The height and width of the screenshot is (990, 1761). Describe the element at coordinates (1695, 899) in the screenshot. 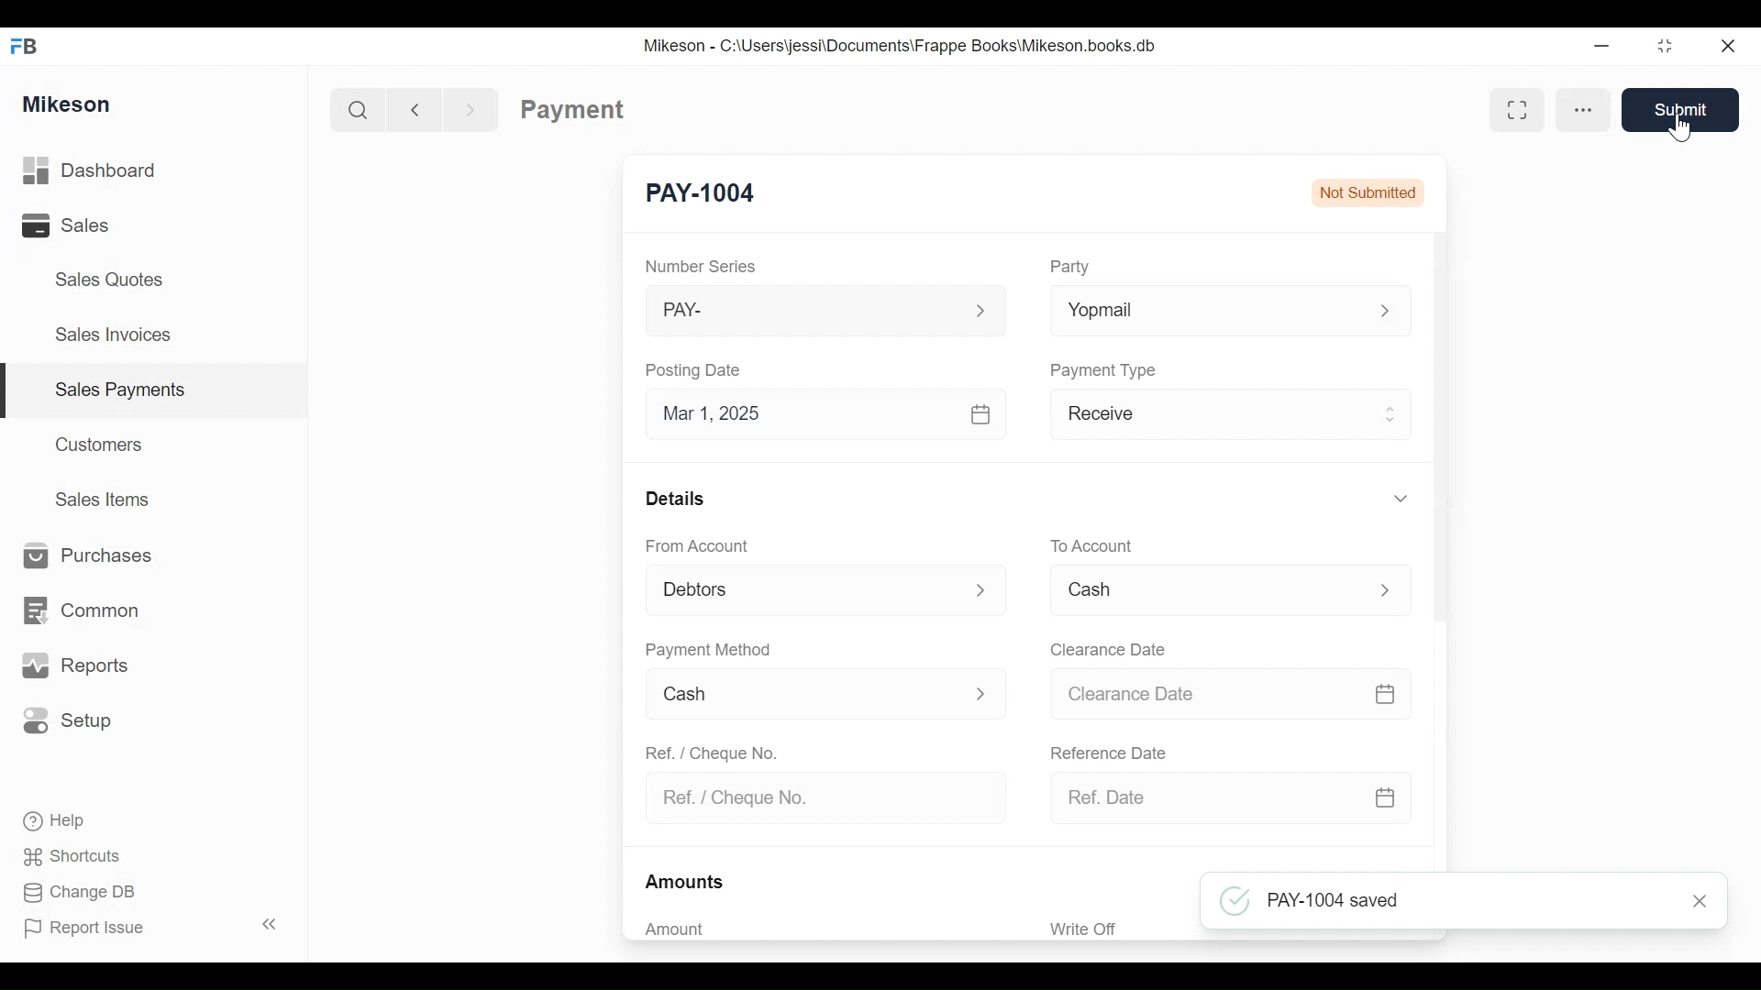

I see `Close` at that location.